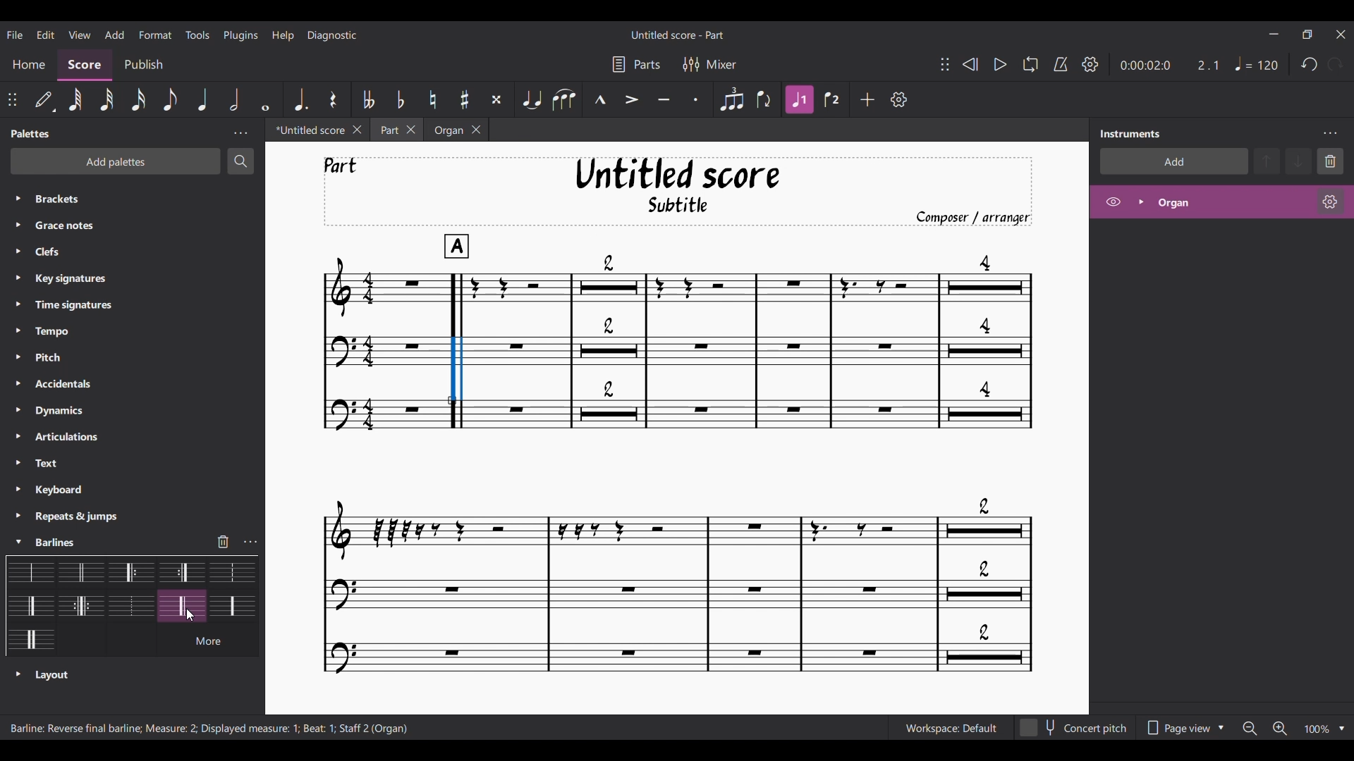  Describe the element at coordinates (44, 100) in the screenshot. I see `Default` at that location.